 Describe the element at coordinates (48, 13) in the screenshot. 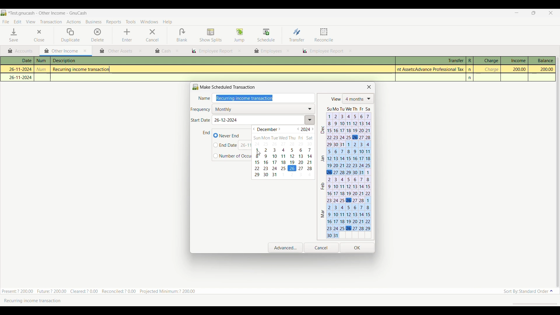

I see `Project and software name ` at that location.